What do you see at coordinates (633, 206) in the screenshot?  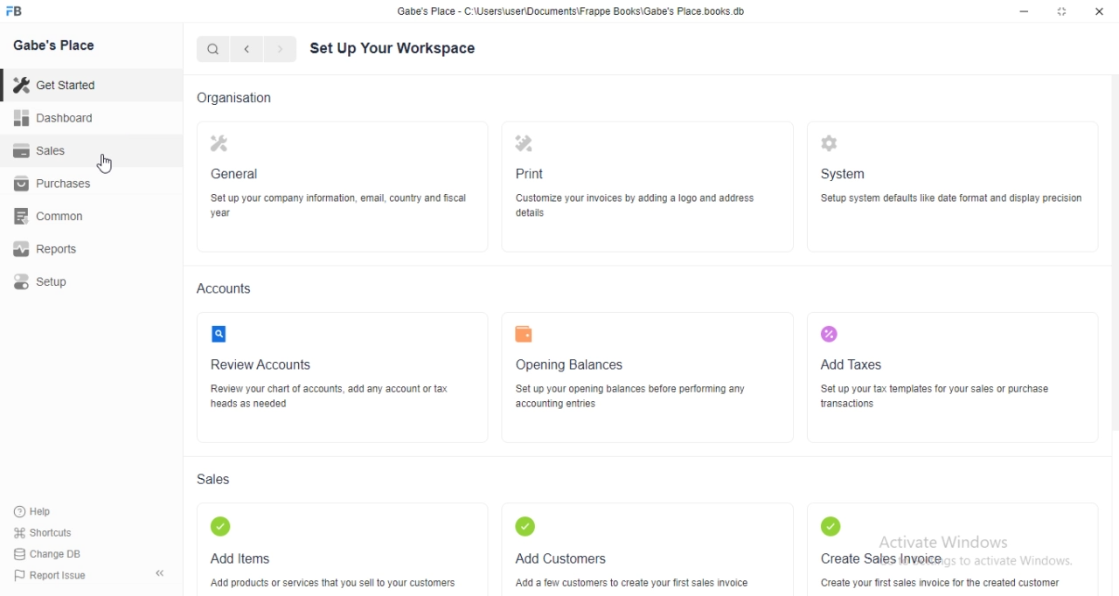 I see `(Customize your invoices by adding & logo and address
details` at bounding box center [633, 206].